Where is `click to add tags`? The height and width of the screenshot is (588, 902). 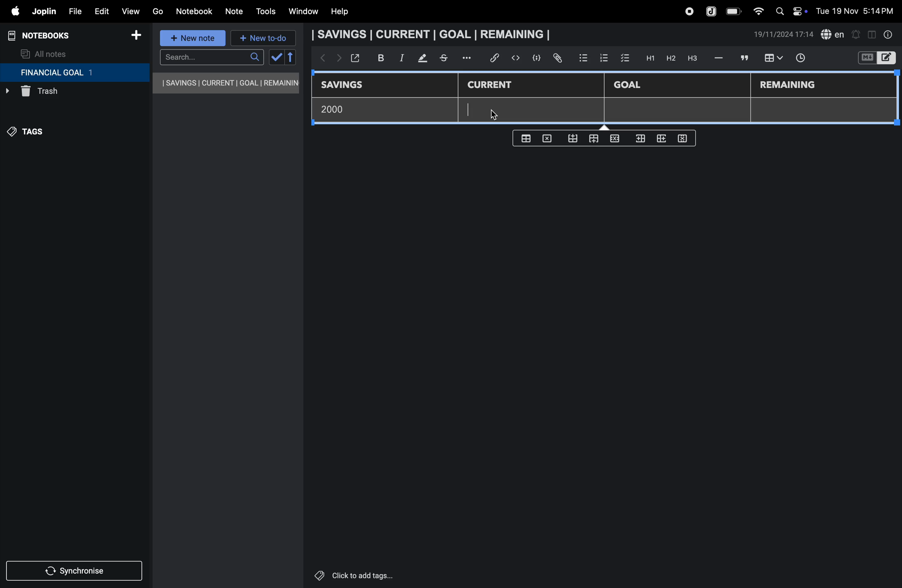
click to add tags is located at coordinates (373, 575).